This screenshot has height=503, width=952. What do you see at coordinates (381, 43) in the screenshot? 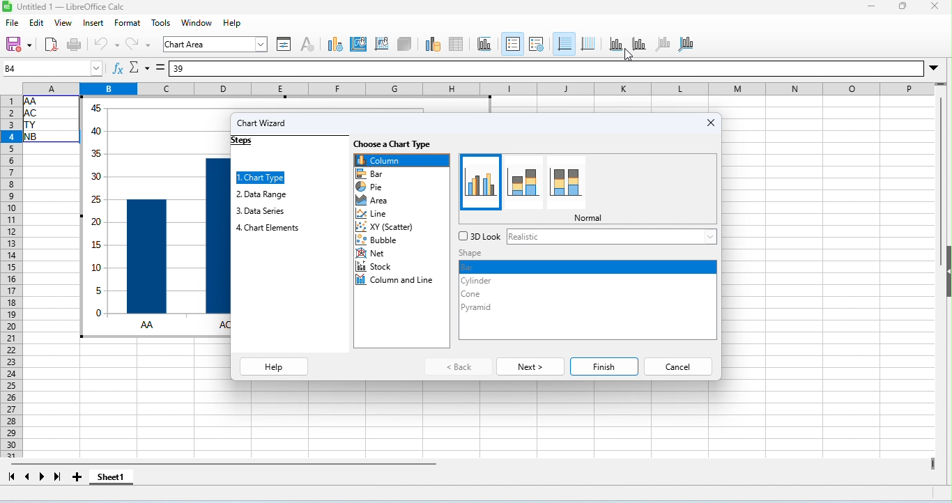
I see `chart wall` at bounding box center [381, 43].